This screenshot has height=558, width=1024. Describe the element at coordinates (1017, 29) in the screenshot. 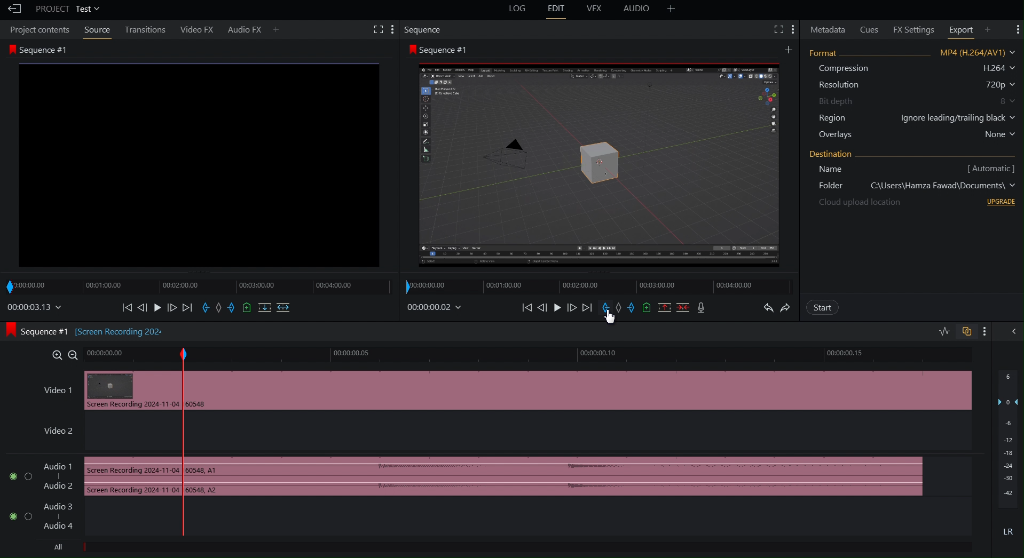

I see `Settings` at that location.